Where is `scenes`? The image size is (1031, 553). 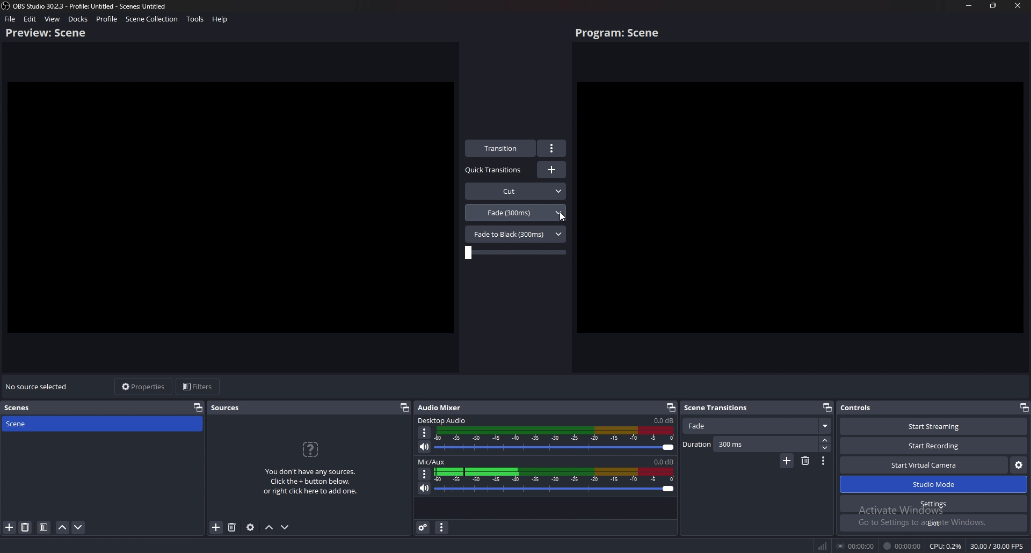 scenes is located at coordinates (20, 408).